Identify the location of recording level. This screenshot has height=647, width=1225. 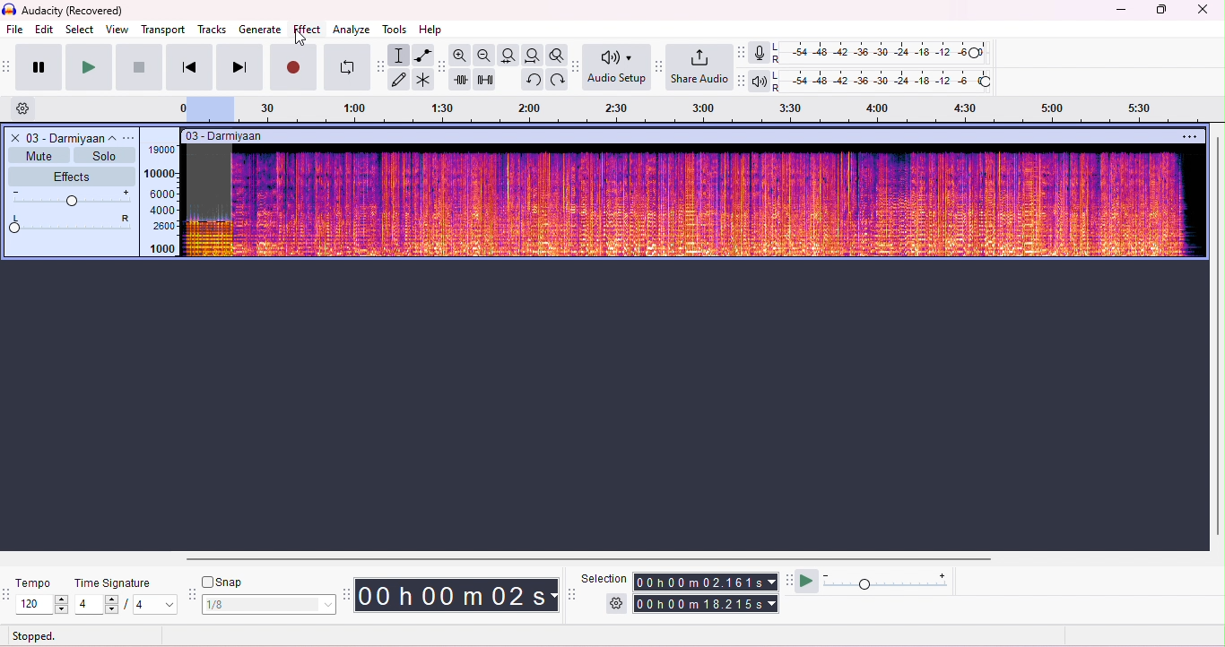
(885, 54).